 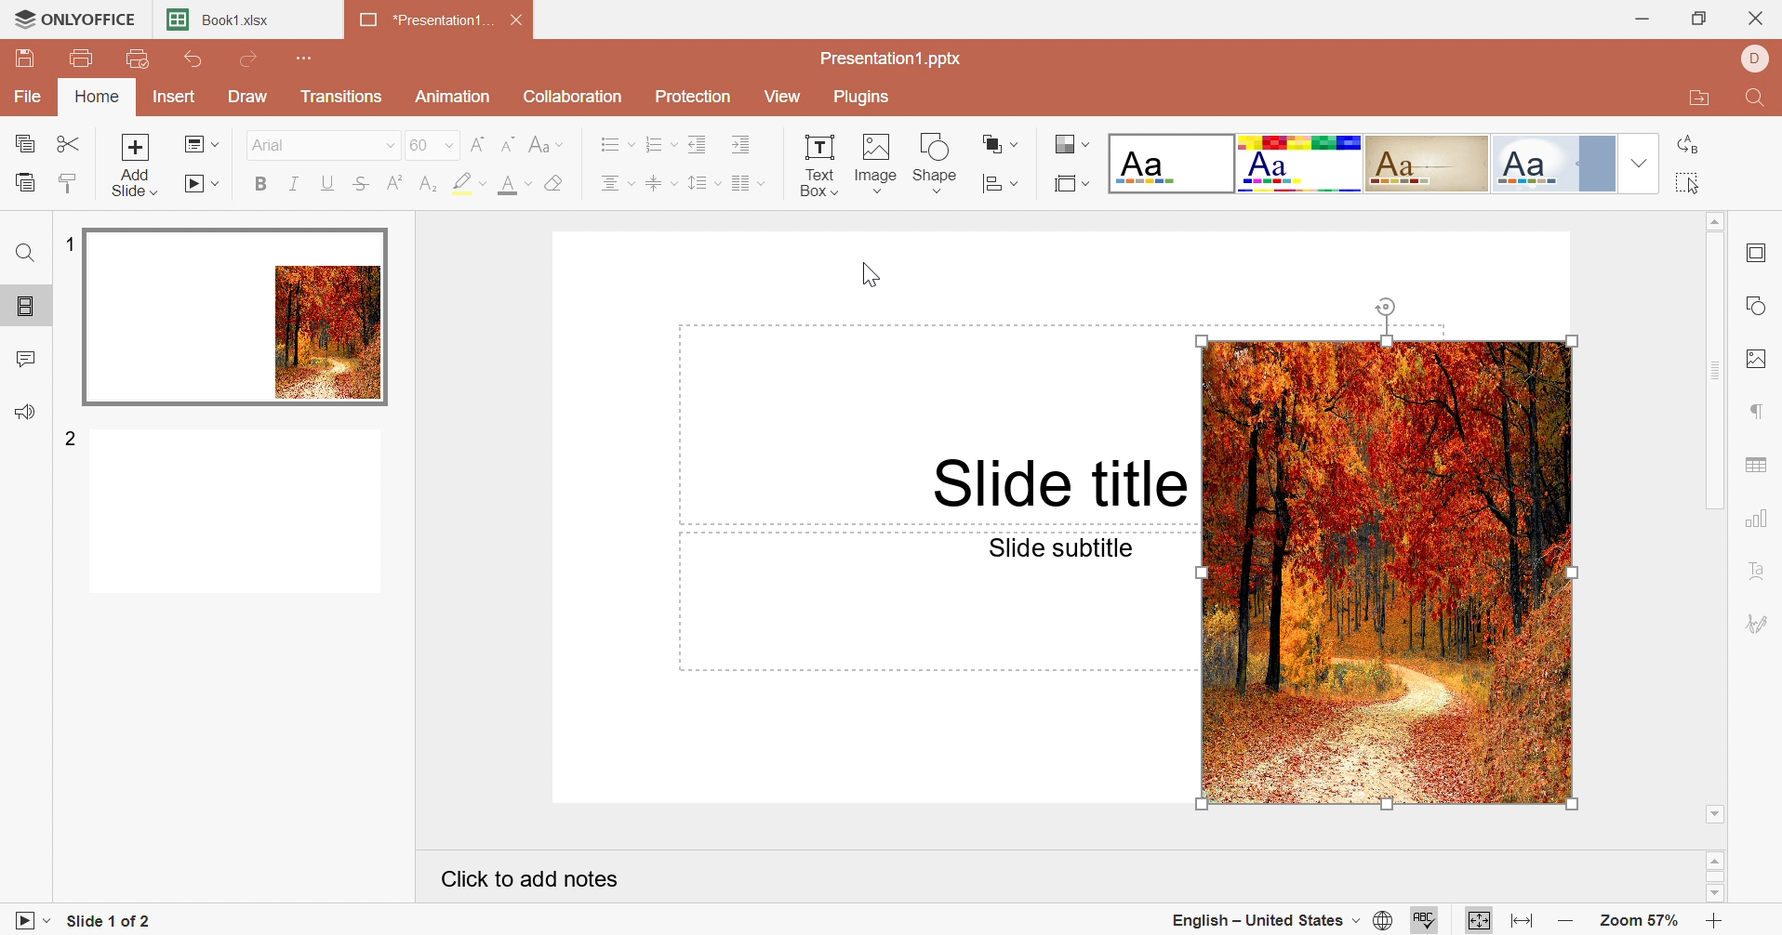 What do you see at coordinates (322, 146) in the screenshot?
I see `Arial` at bounding box center [322, 146].